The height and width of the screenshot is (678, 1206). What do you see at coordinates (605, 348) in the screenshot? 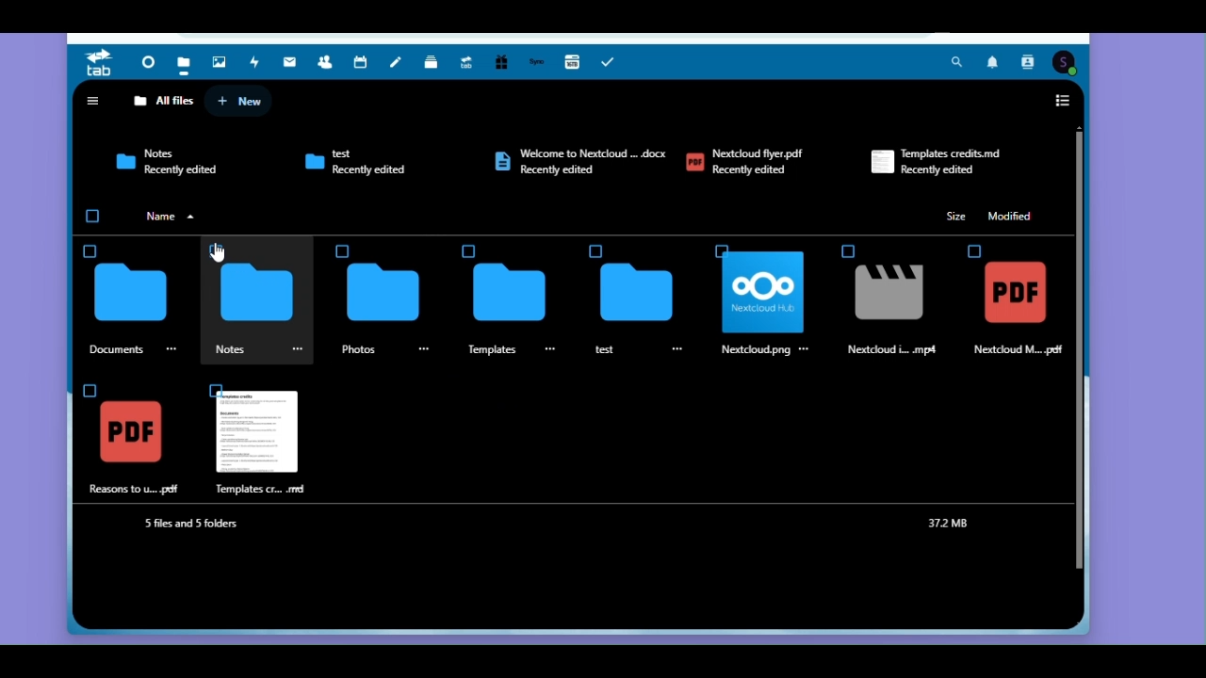
I see `test` at bounding box center [605, 348].